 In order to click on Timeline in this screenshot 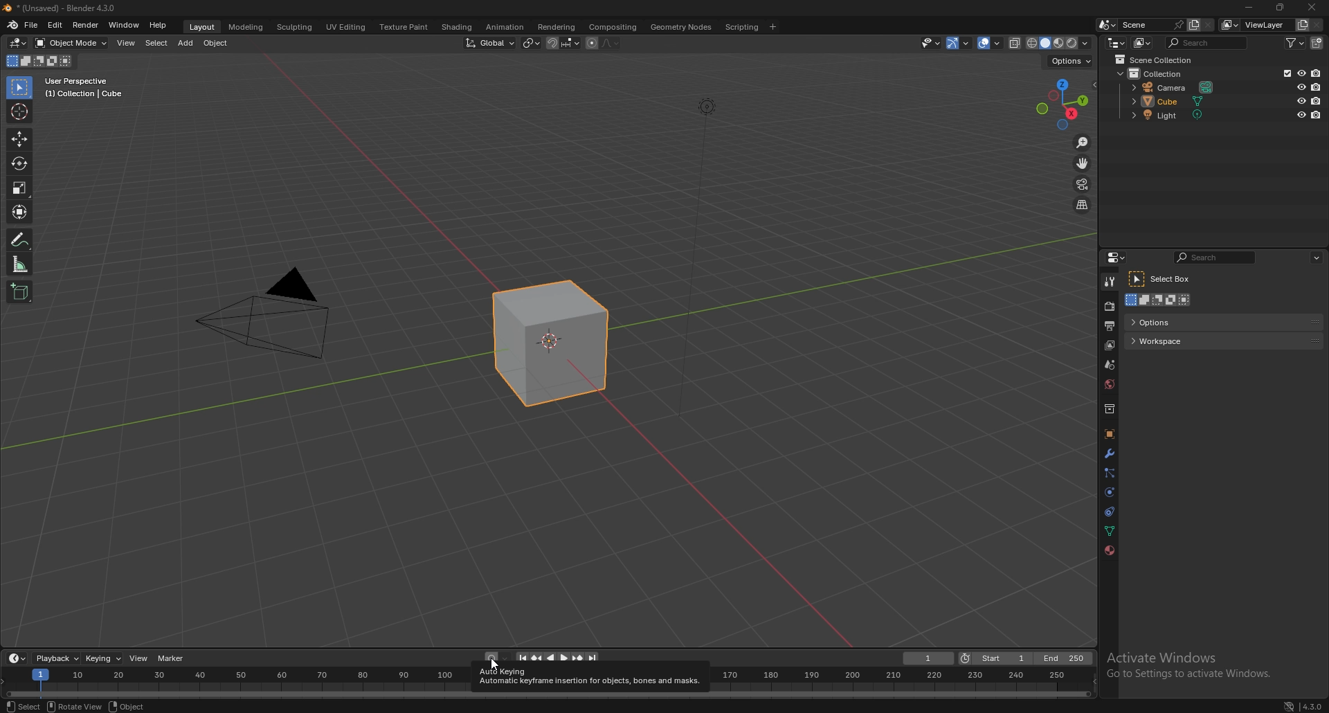, I will do `click(239, 683)`.